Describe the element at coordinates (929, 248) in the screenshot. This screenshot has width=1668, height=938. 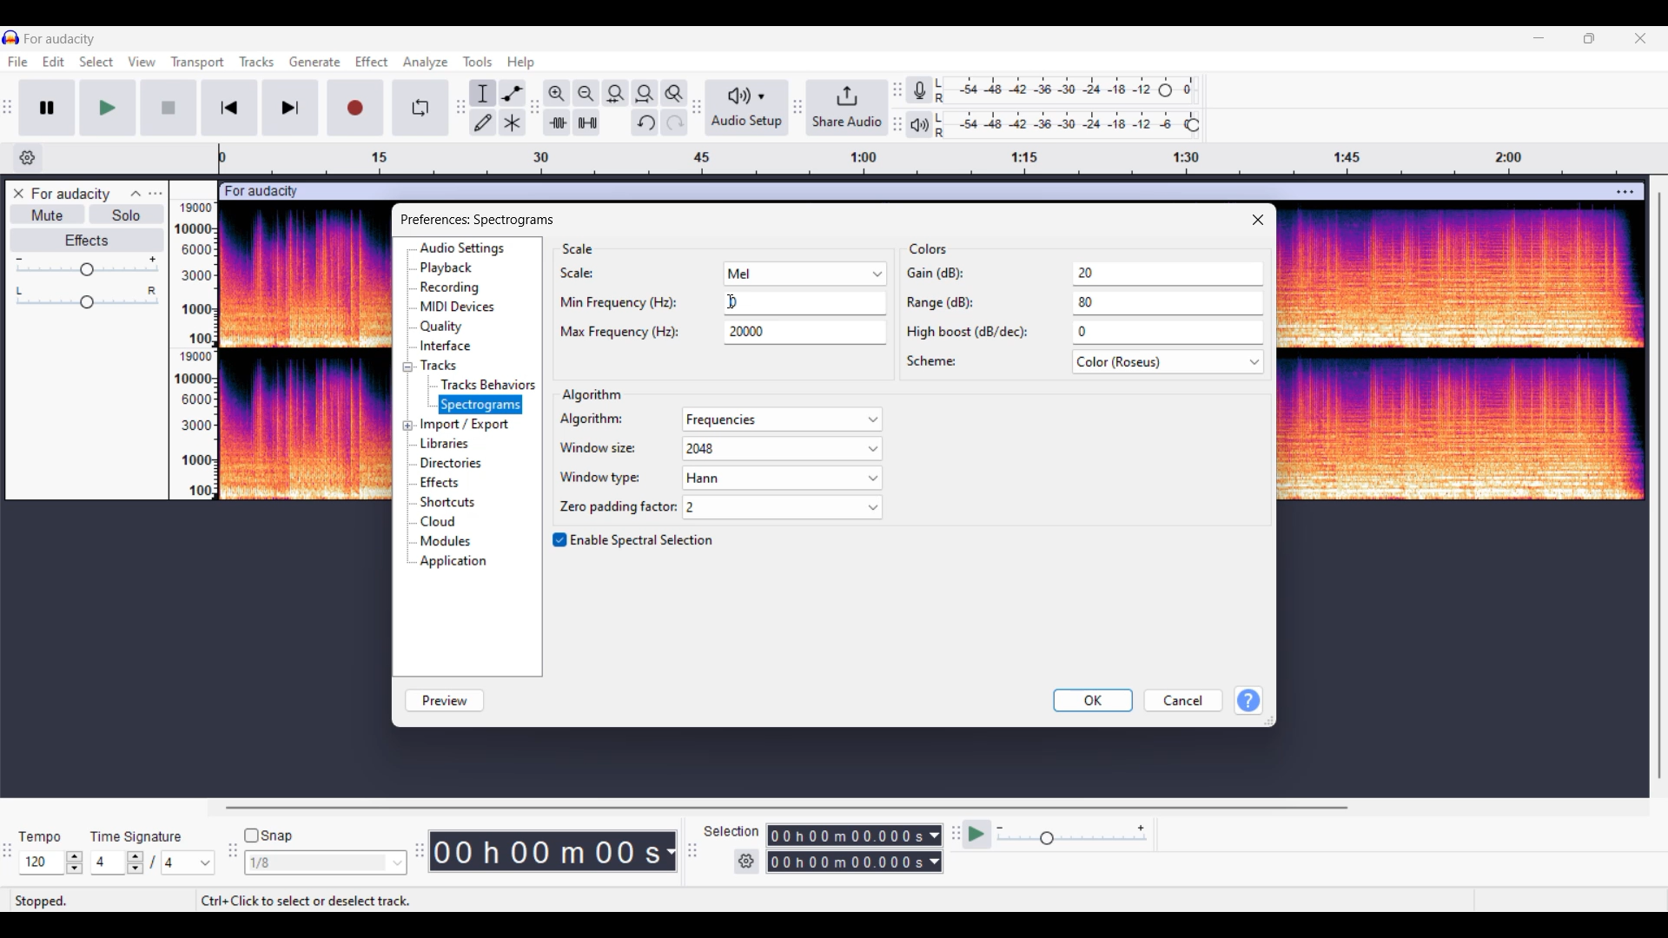
I see `Section title` at that location.